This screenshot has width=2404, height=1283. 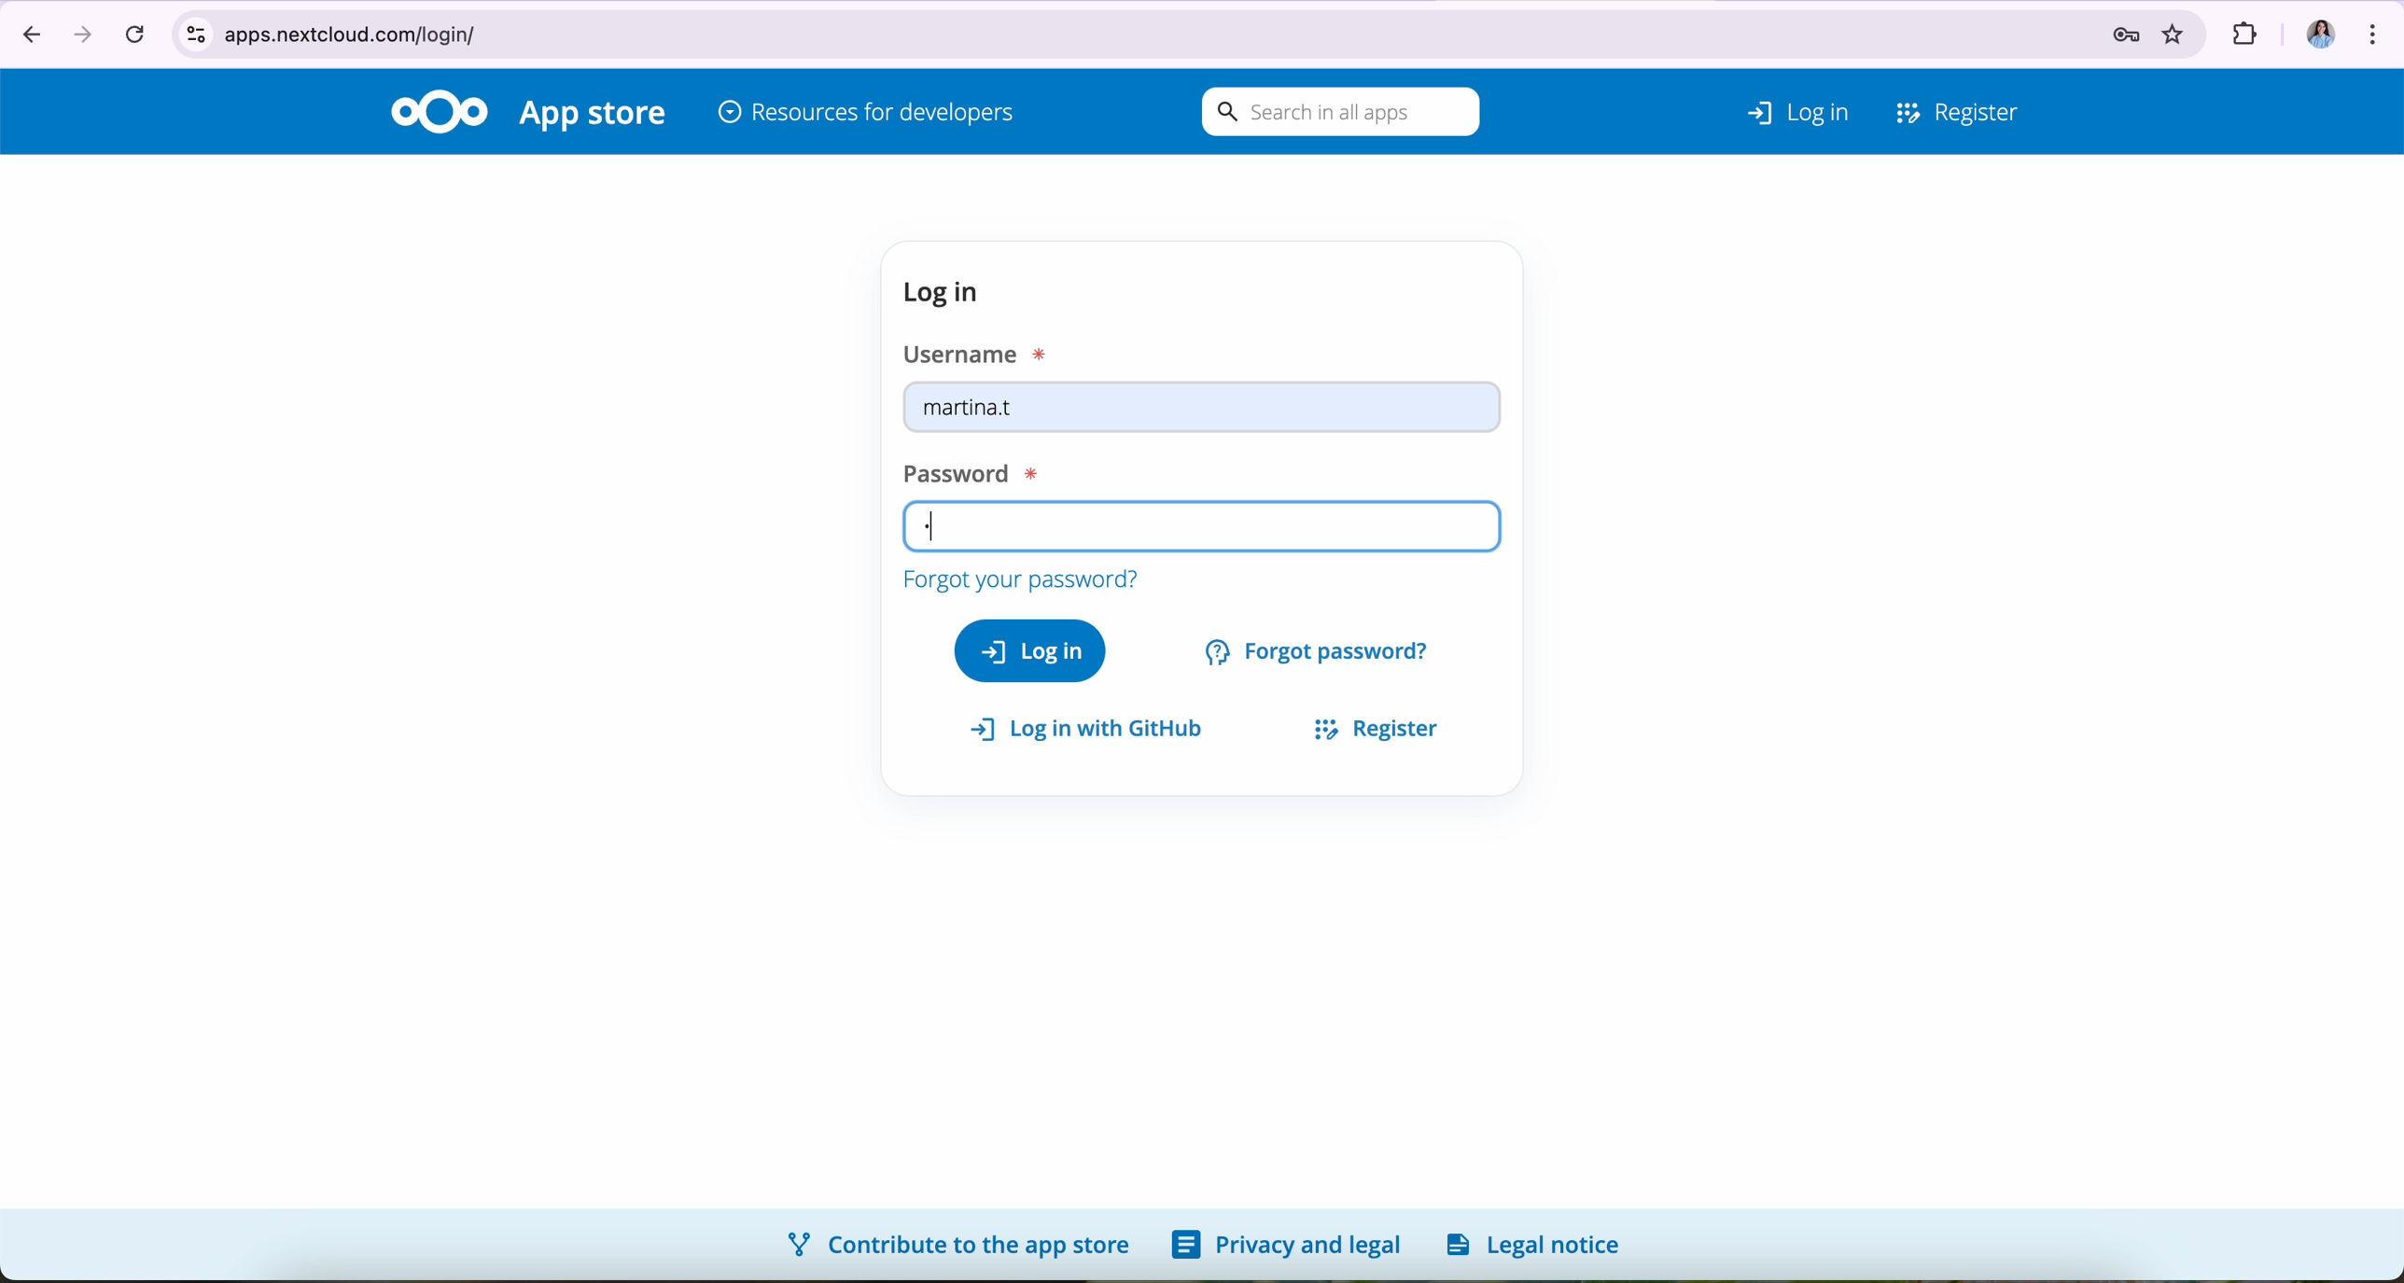 I want to click on username*, so click(x=980, y=352).